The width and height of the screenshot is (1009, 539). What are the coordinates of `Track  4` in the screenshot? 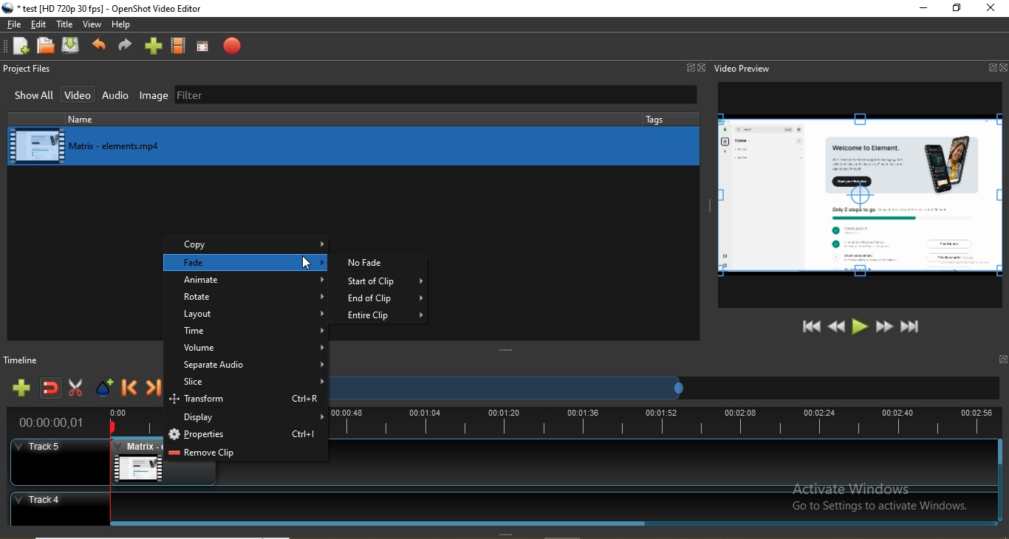 It's located at (496, 504).